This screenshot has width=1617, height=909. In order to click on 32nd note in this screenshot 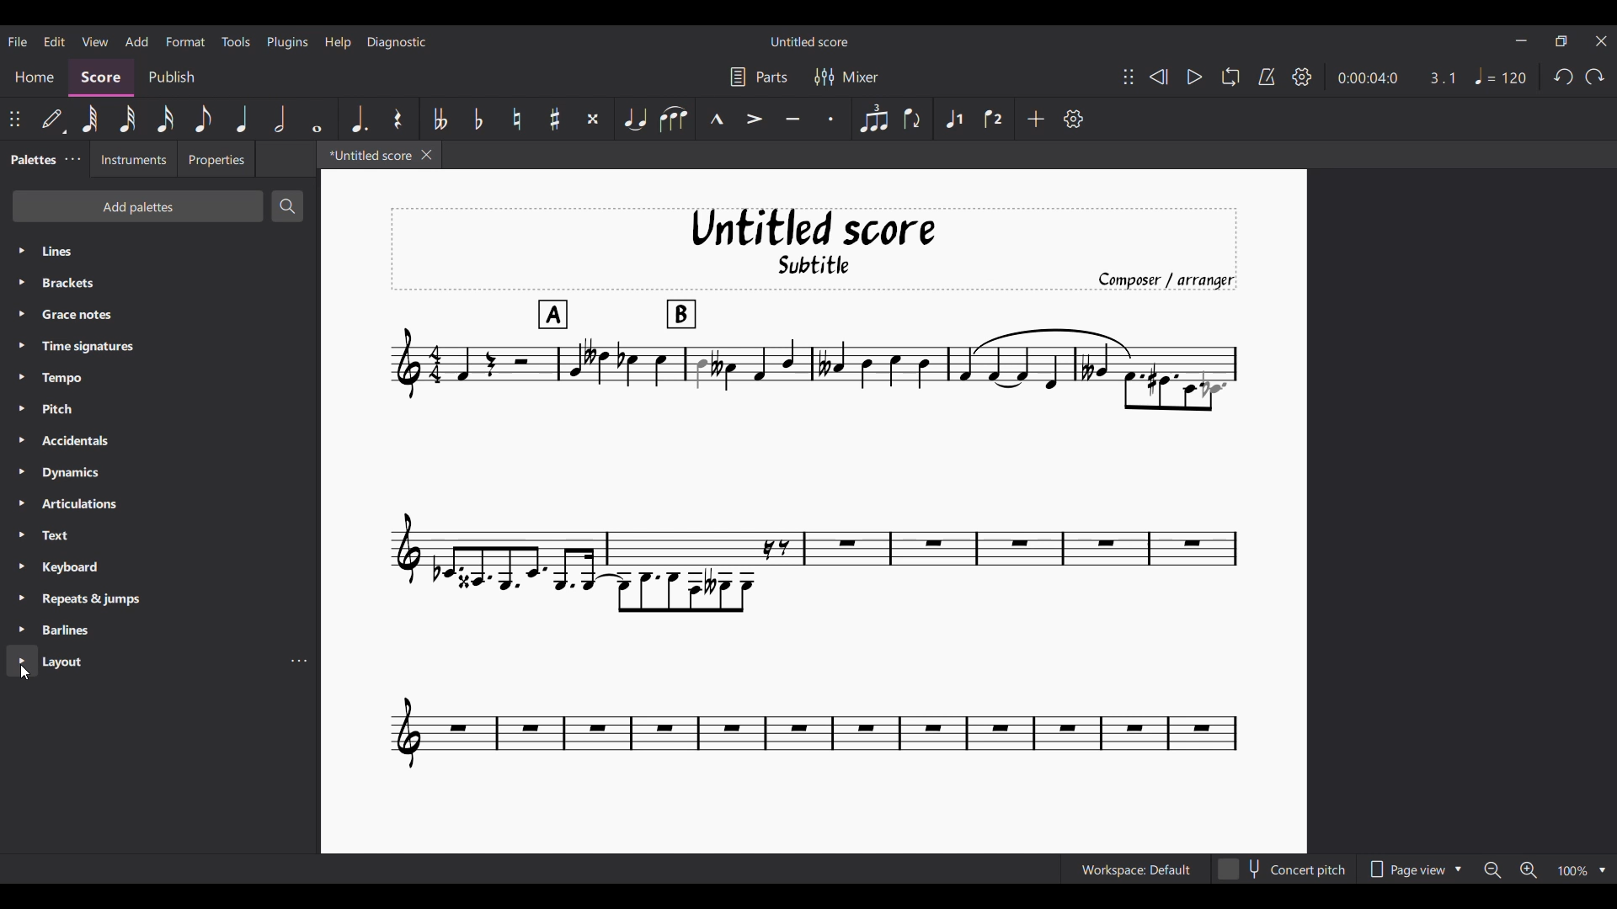, I will do `click(127, 119)`.